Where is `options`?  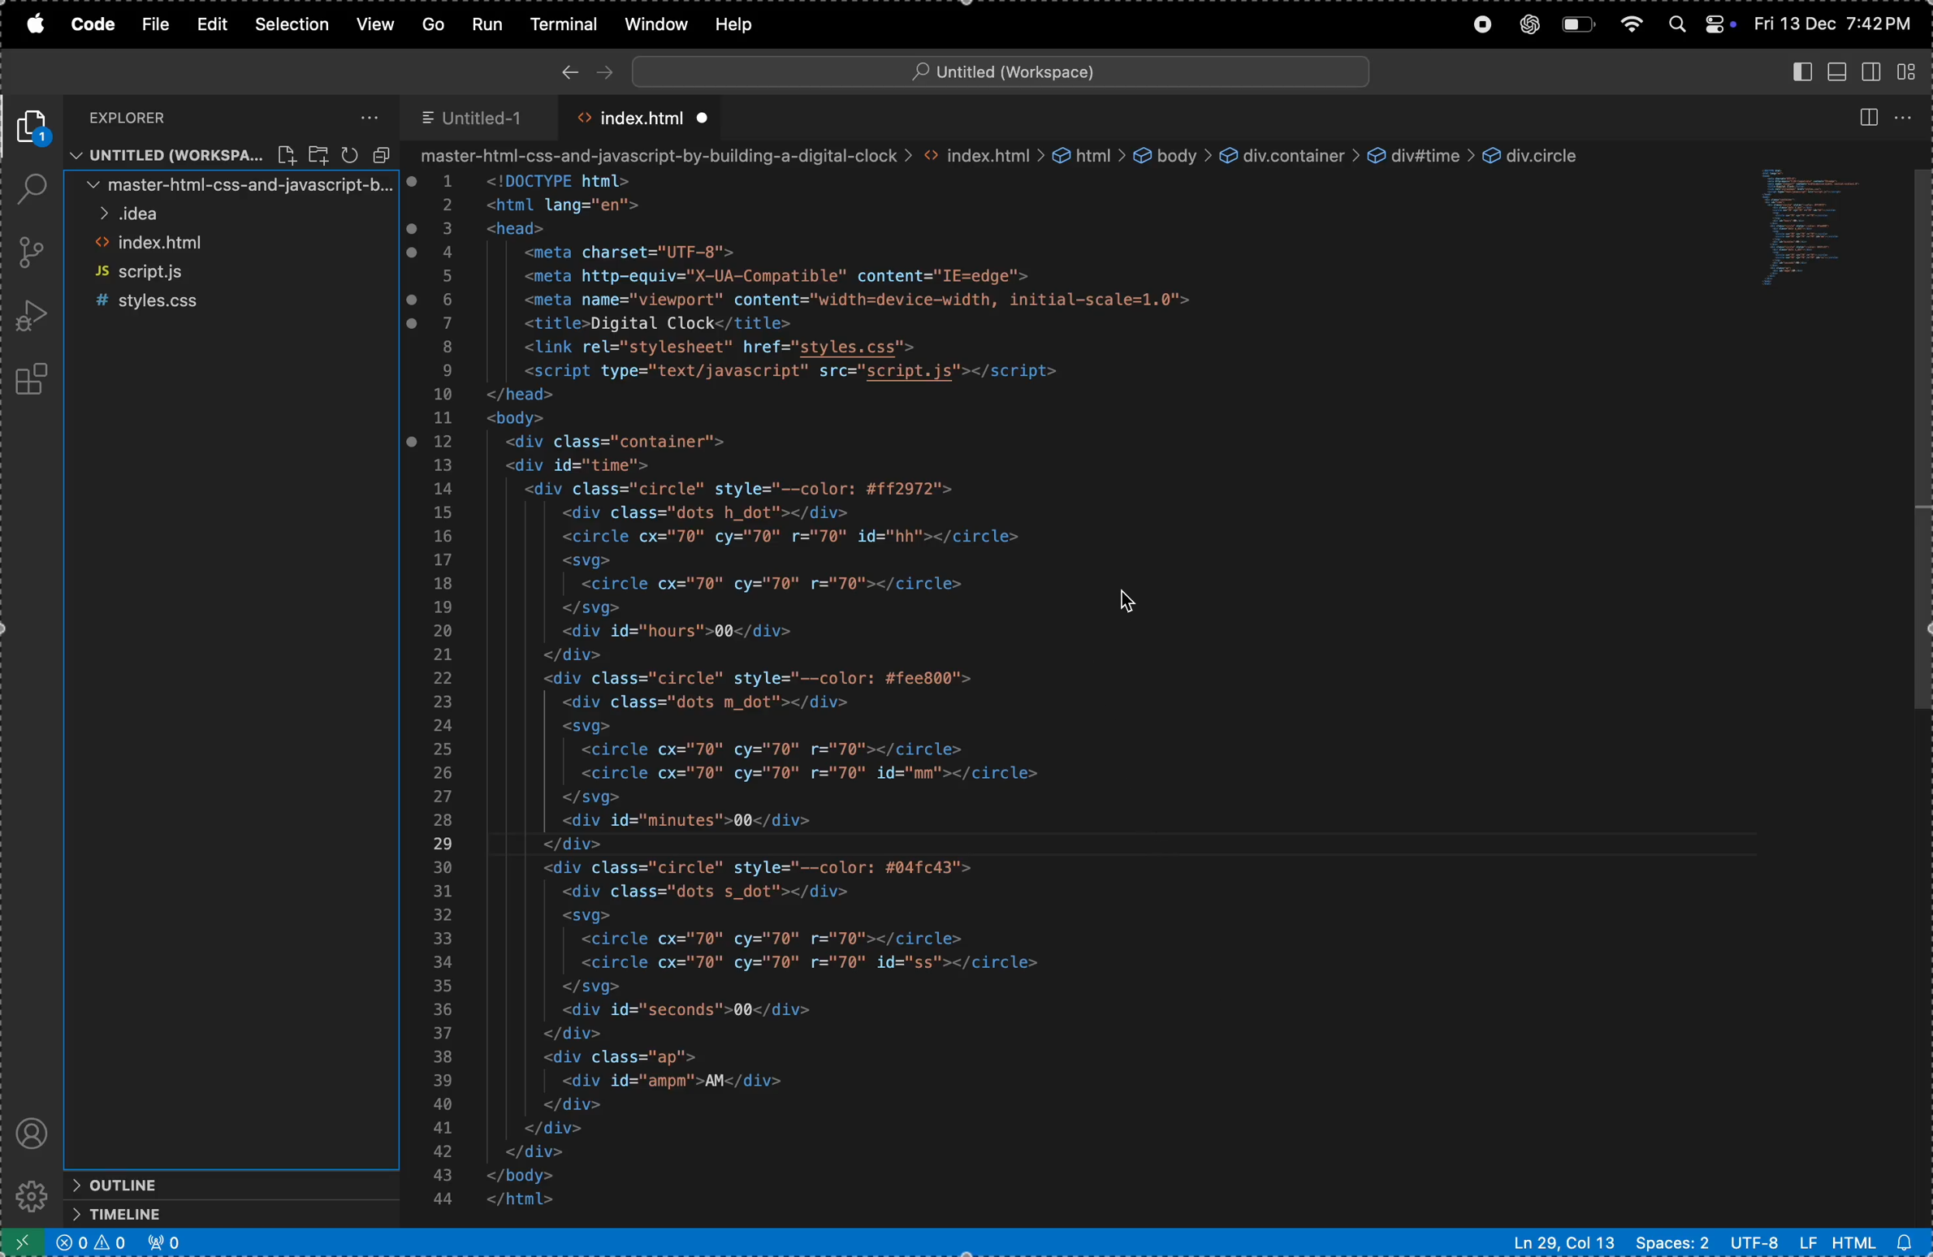
options is located at coordinates (365, 116).